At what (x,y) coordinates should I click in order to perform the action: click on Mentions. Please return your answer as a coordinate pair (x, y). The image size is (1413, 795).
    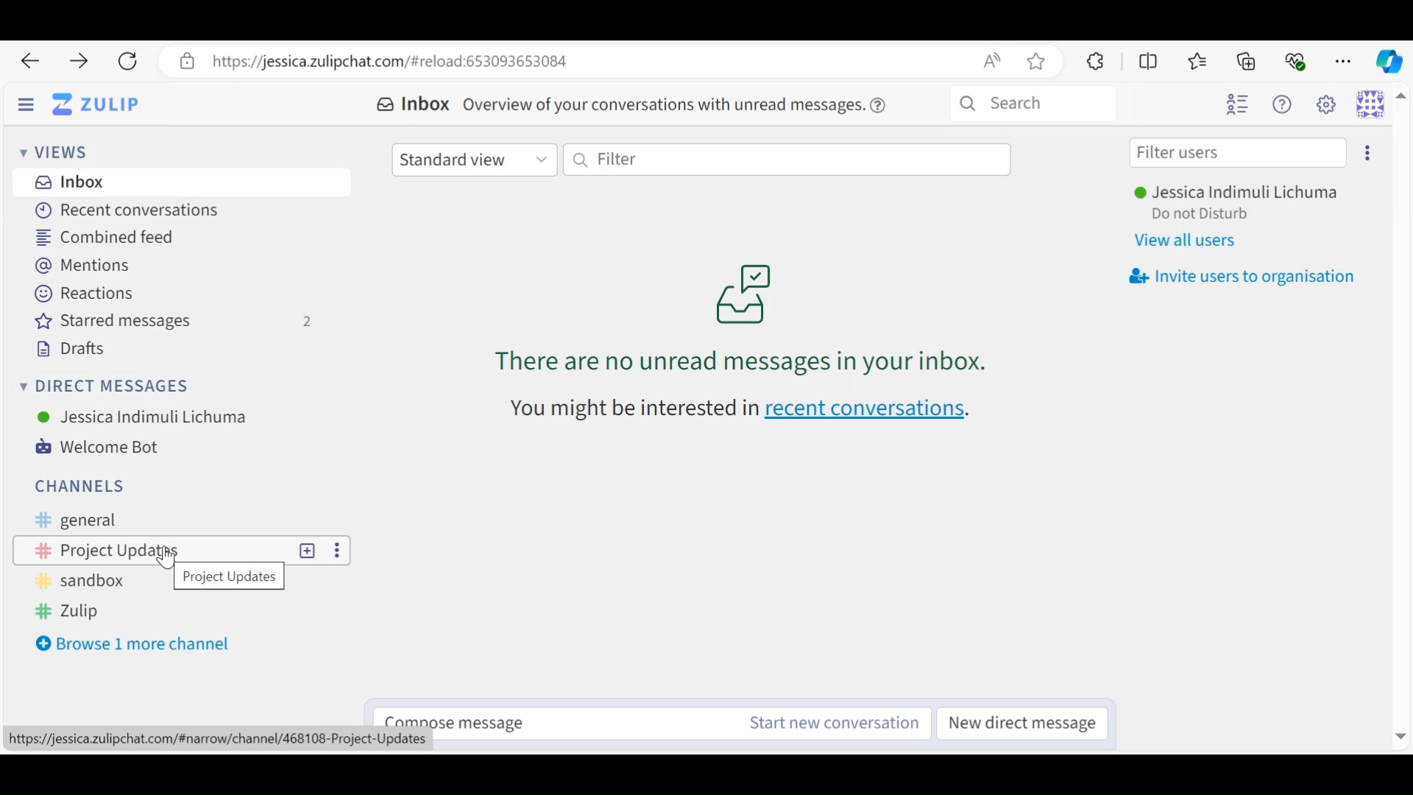
    Looking at the image, I should click on (89, 266).